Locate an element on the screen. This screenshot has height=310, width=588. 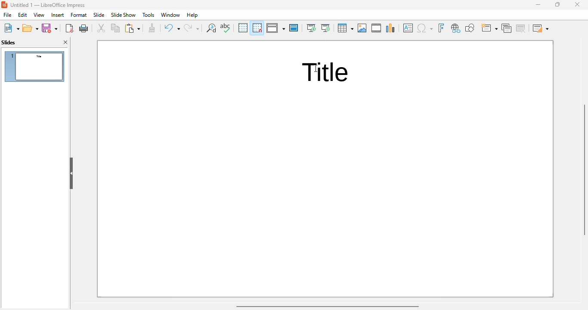
window is located at coordinates (171, 15).